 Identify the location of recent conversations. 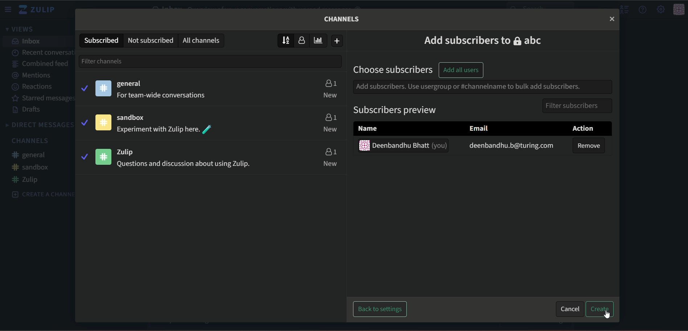
(43, 51).